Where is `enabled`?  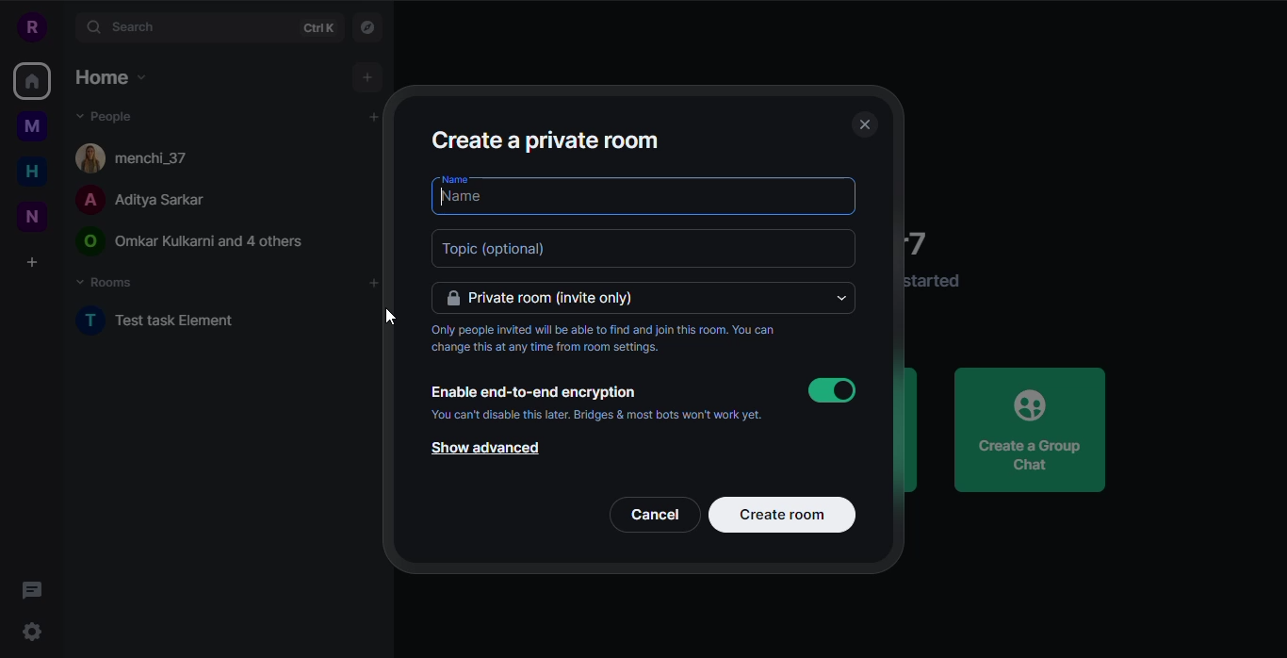 enabled is located at coordinates (832, 390).